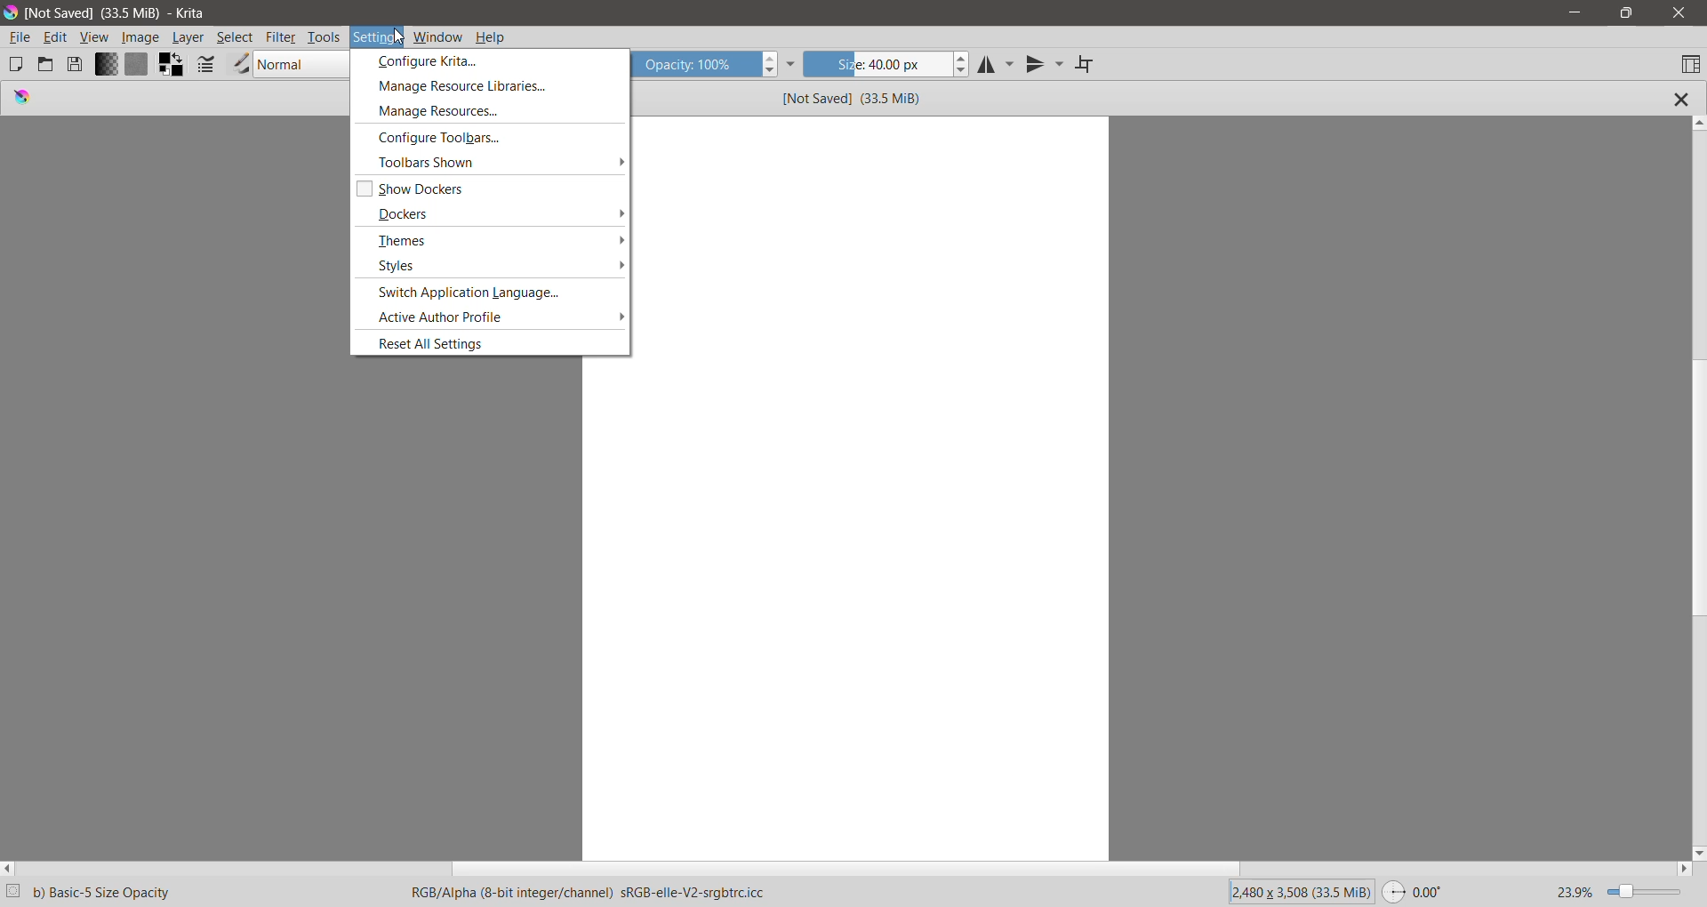 The height and width of the screenshot is (907, 1707). Describe the element at coordinates (378, 38) in the screenshot. I see `Settings` at that location.